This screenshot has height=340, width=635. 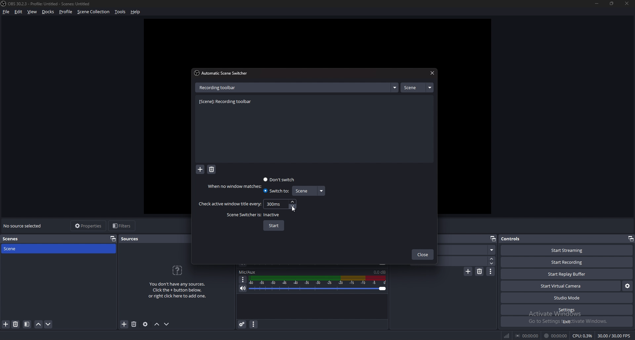 I want to click on close, so click(x=431, y=73).